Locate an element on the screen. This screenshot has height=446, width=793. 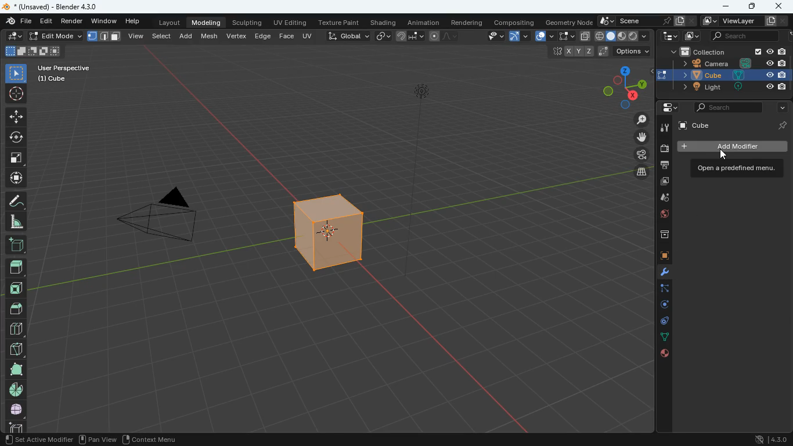
compositing is located at coordinates (515, 21).